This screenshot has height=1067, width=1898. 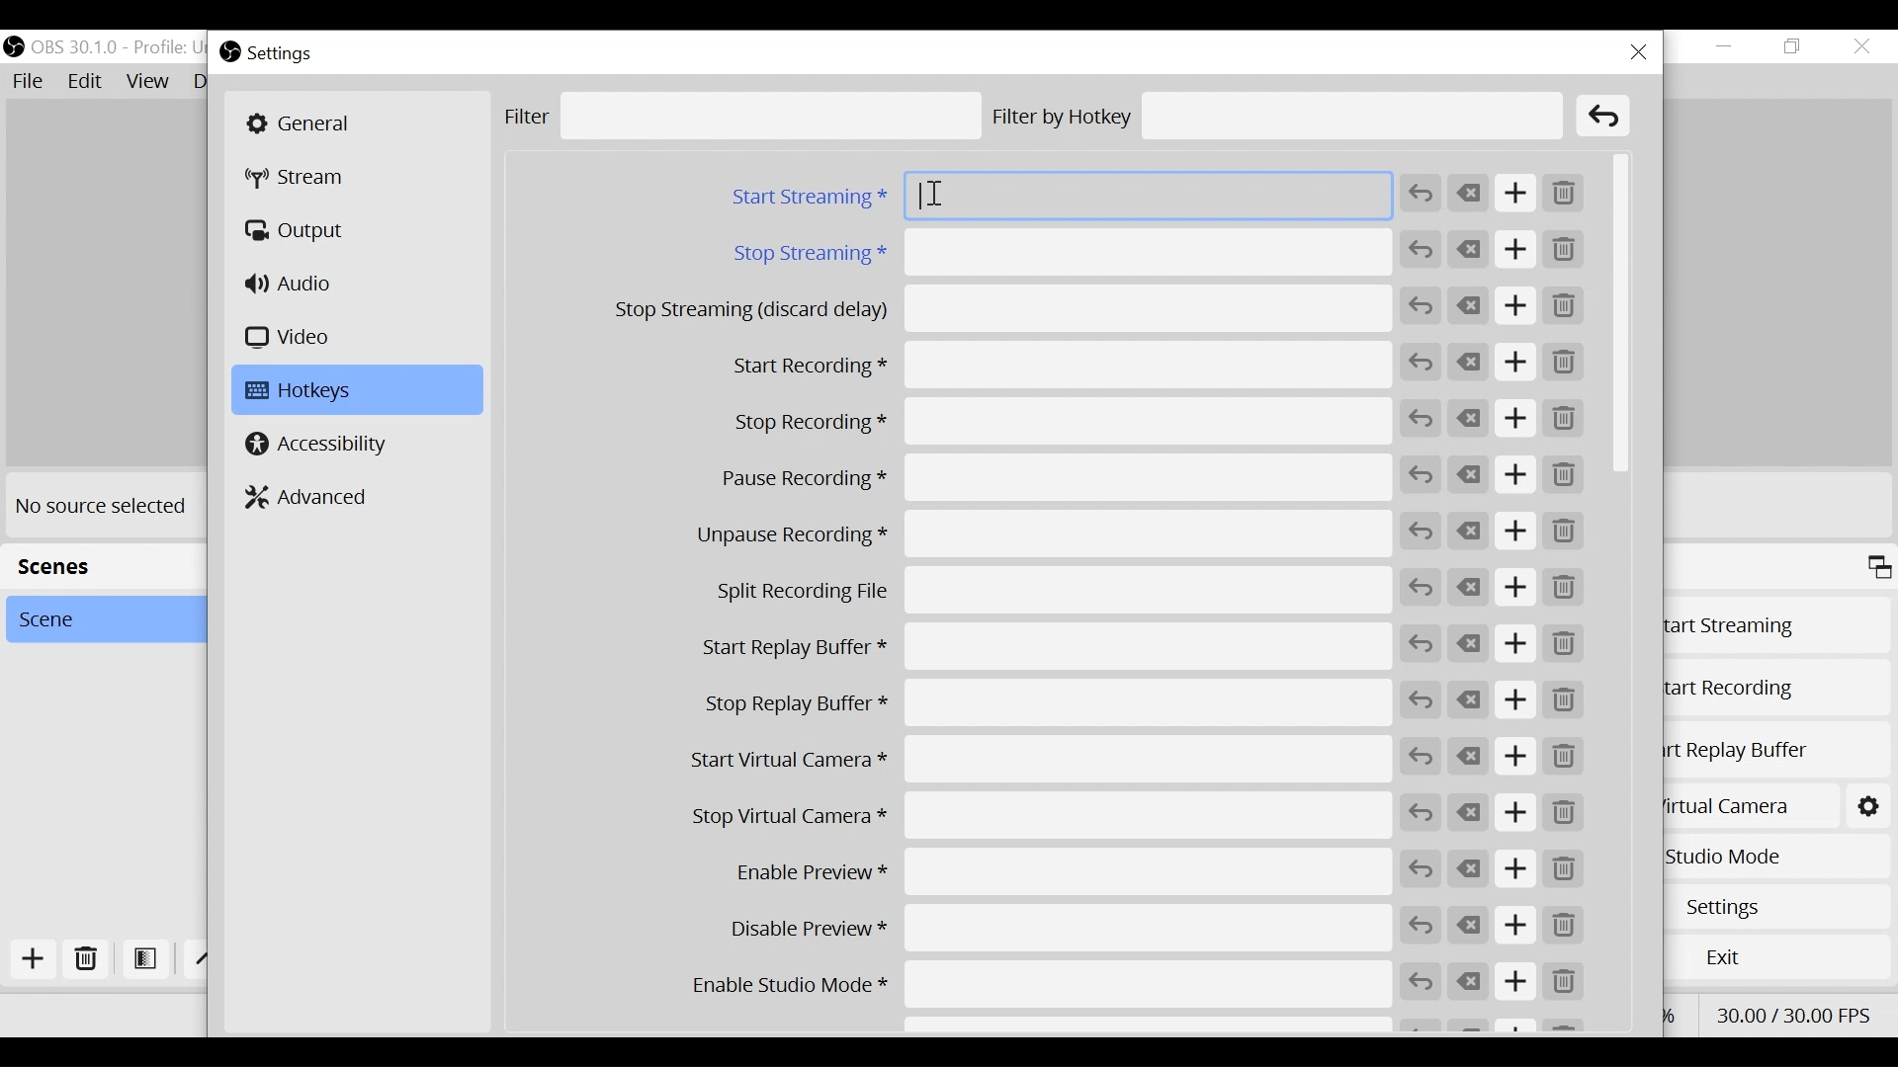 What do you see at coordinates (315, 495) in the screenshot?
I see `Advanced` at bounding box center [315, 495].